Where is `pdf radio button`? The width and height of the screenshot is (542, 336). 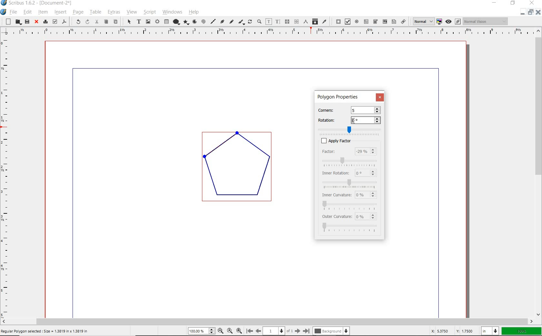
pdf radio button is located at coordinates (357, 22).